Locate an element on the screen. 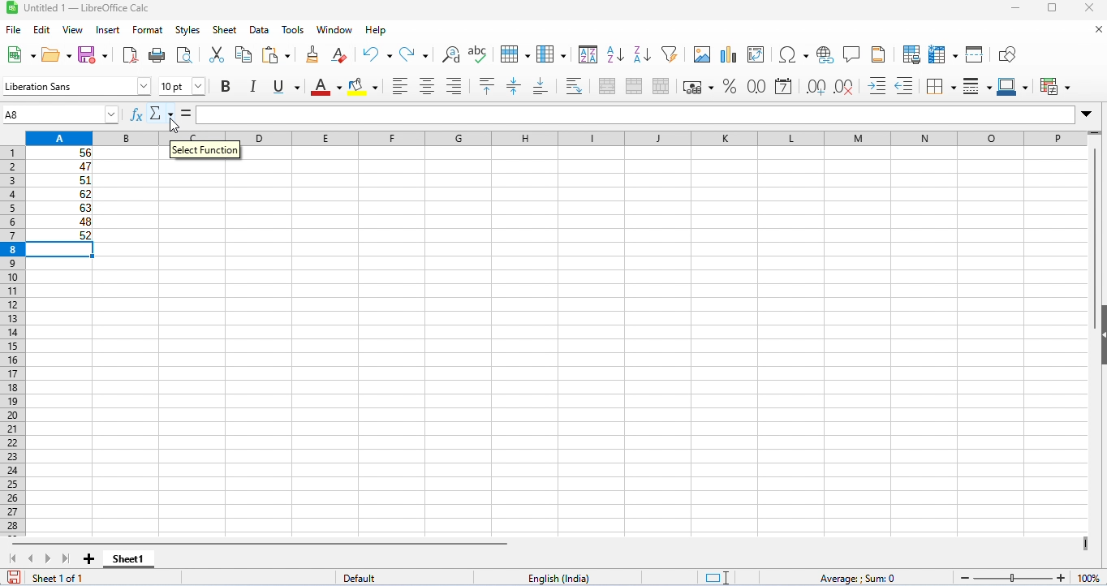 Image resolution: width=1107 pixels, height=586 pixels. maximize is located at coordinates (1052, 10).